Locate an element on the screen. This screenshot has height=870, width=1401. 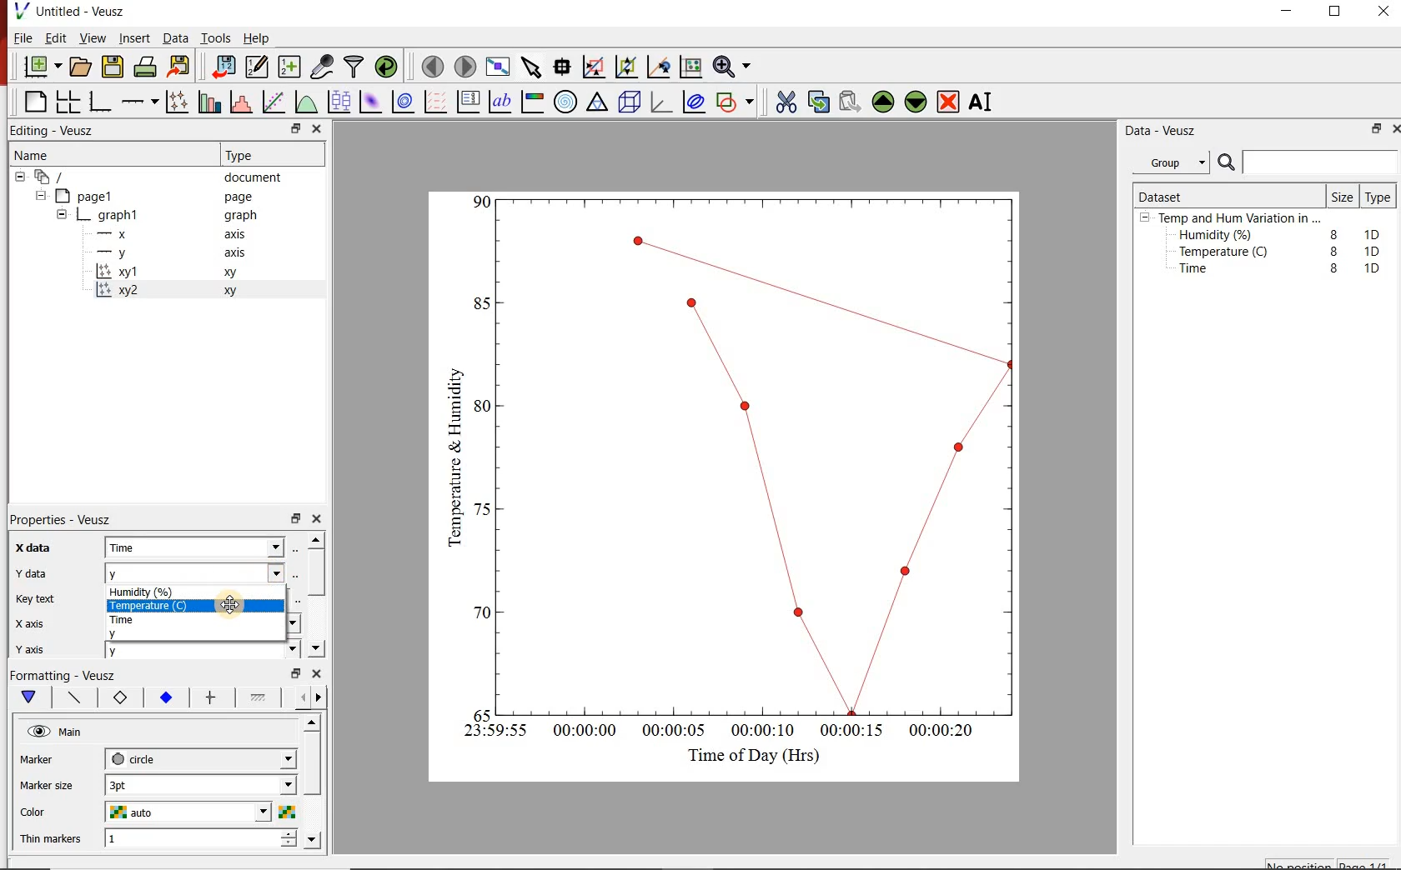
Time is located at coordinates (140, 620).